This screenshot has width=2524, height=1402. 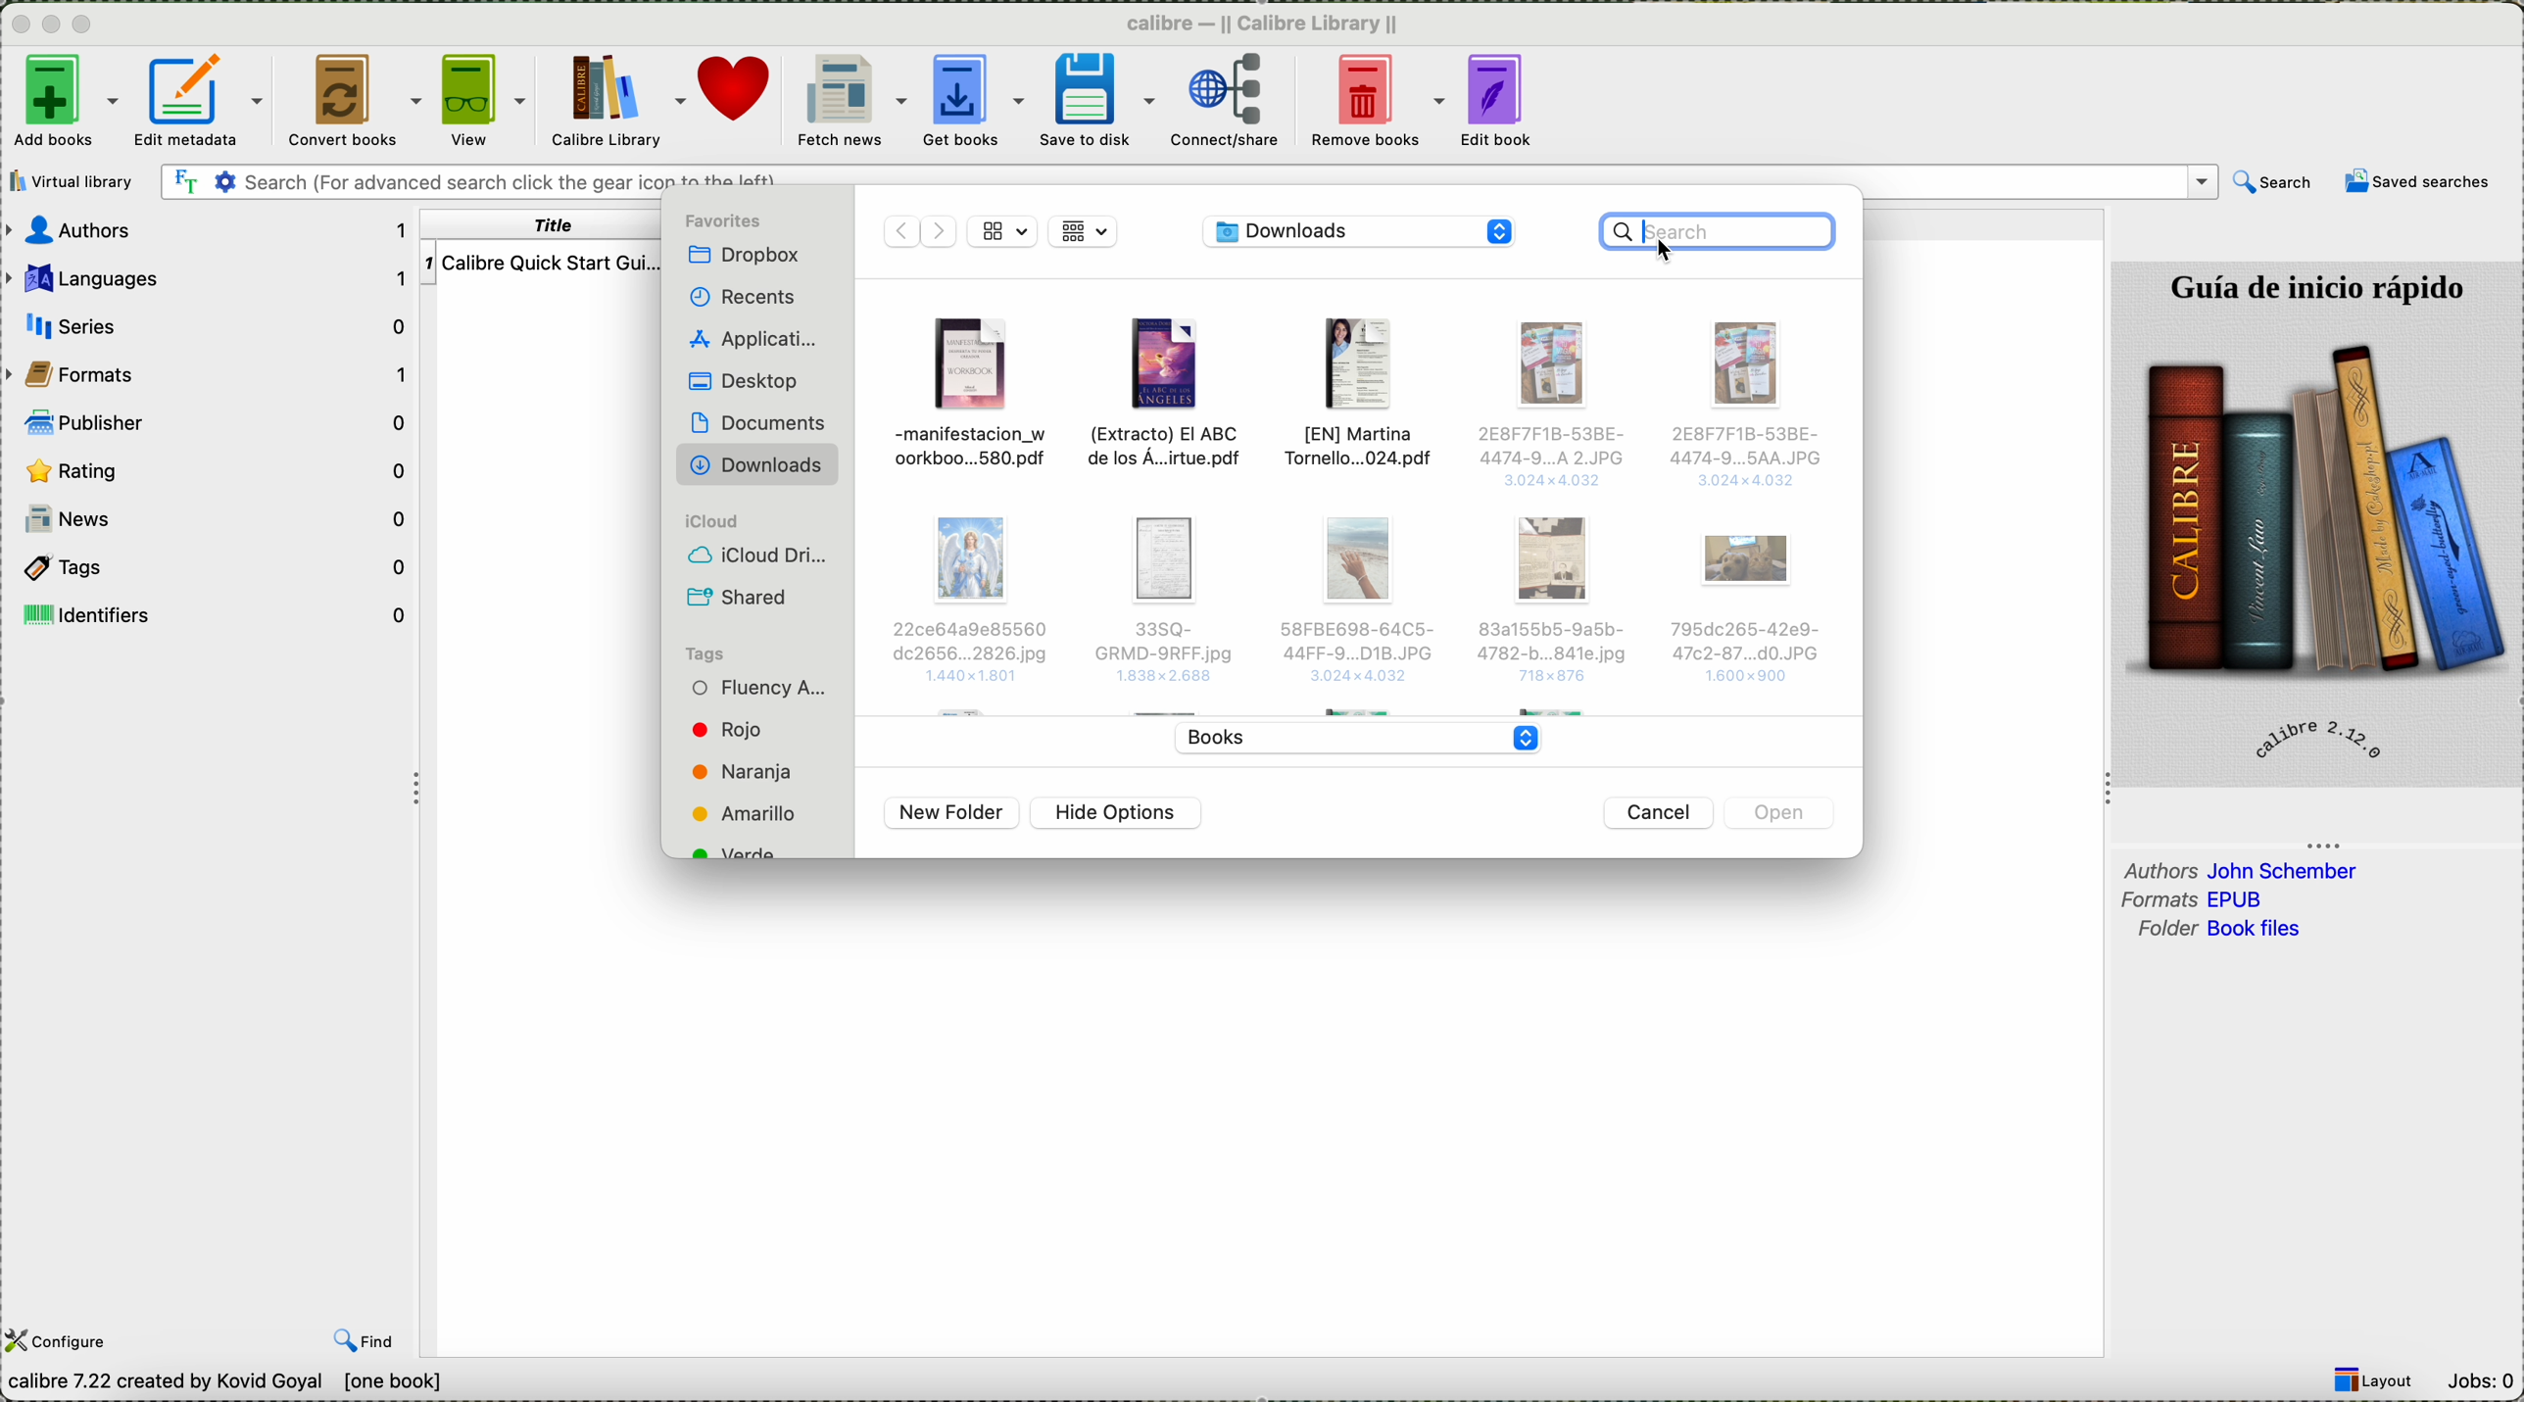 I want to click on Calibre Quick start guide, so click(x=541, y=262).